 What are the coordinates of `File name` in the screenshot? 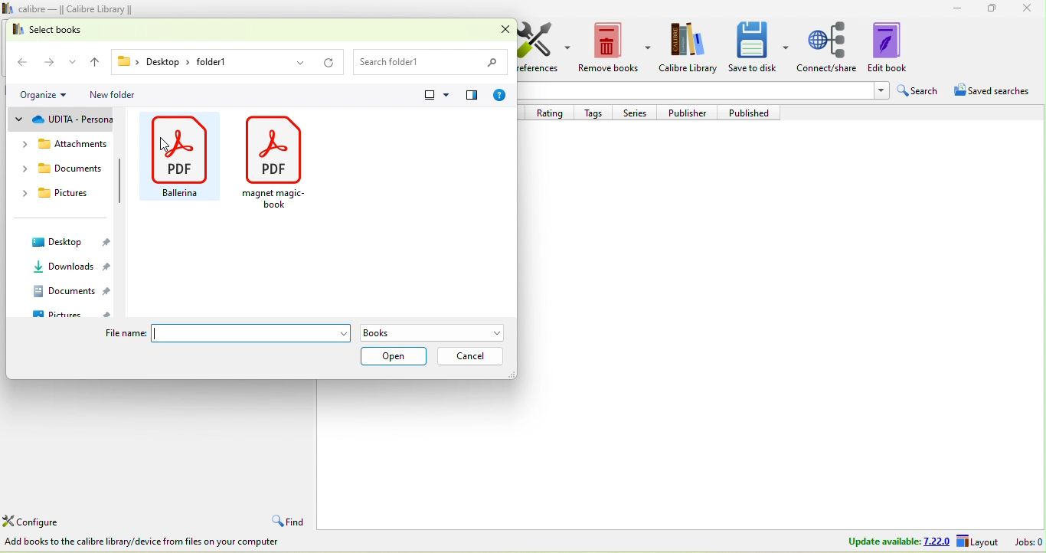 It's located at (251, 333).